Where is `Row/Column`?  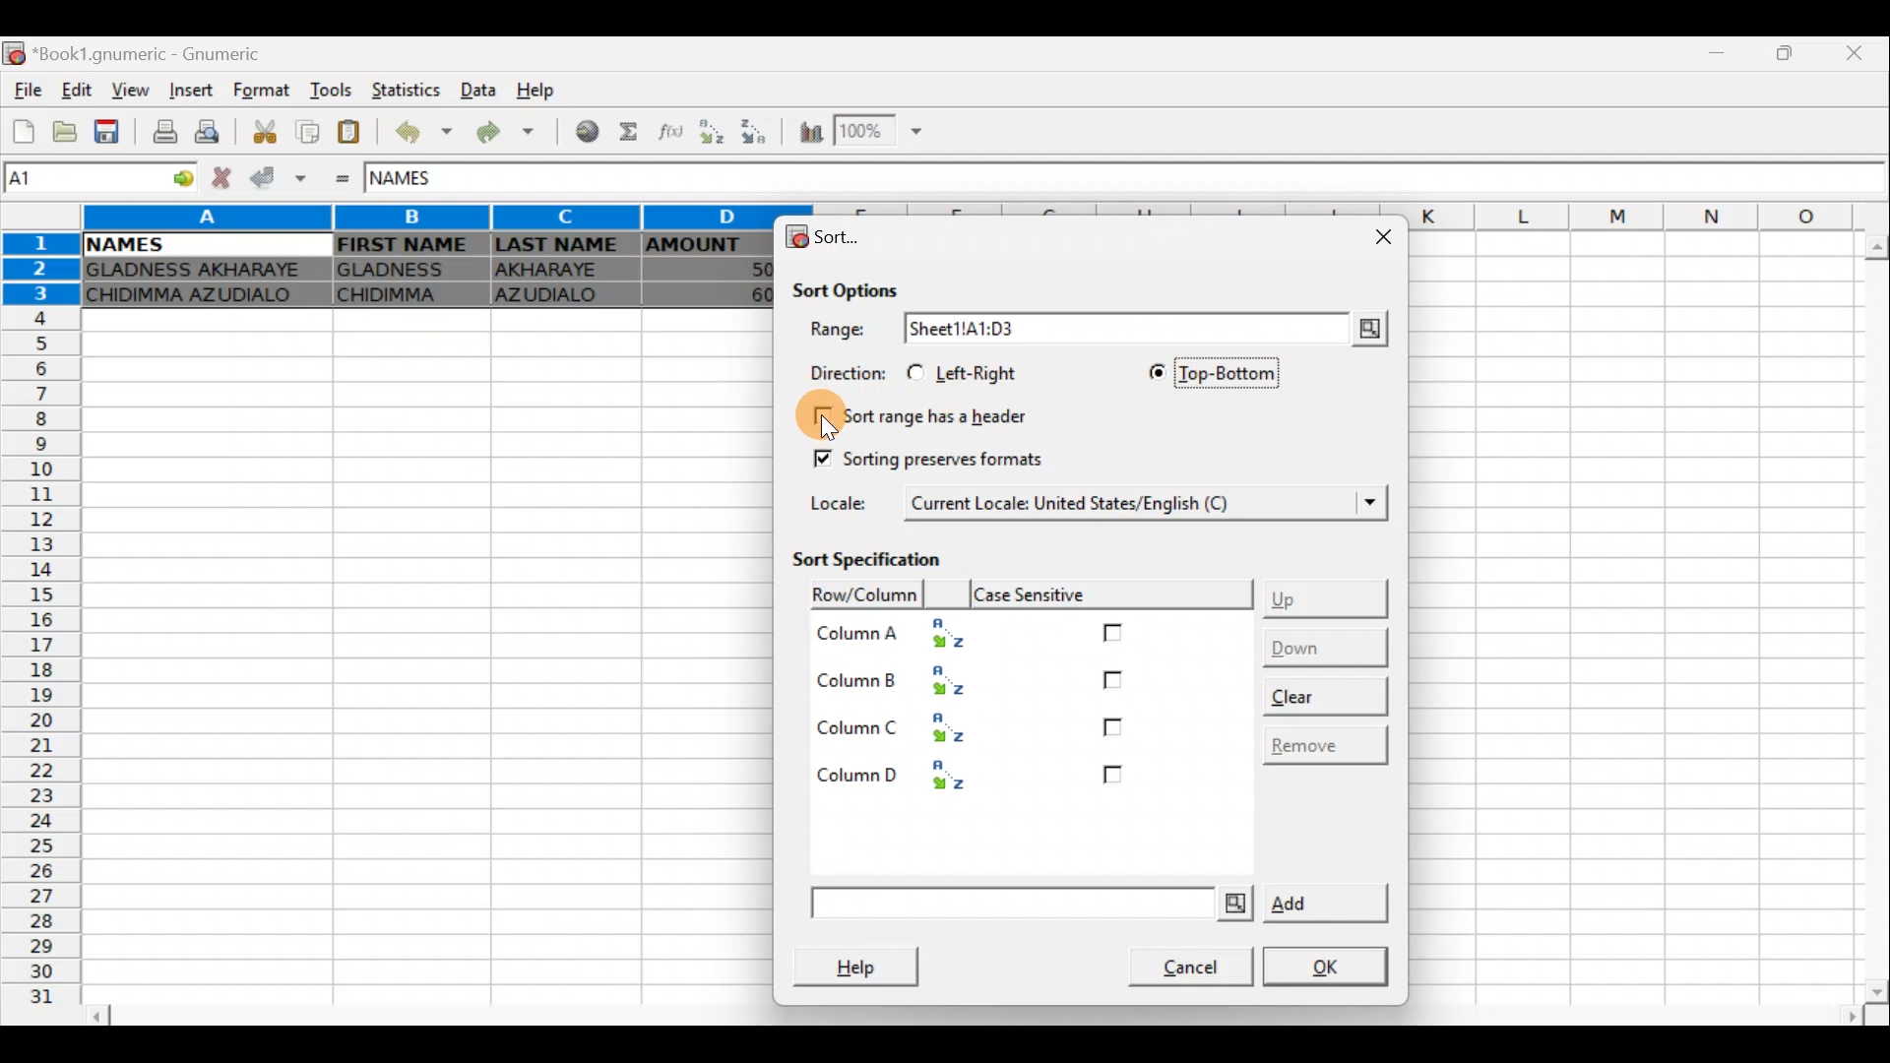
Row/Column is located at coordinates (856, 593).